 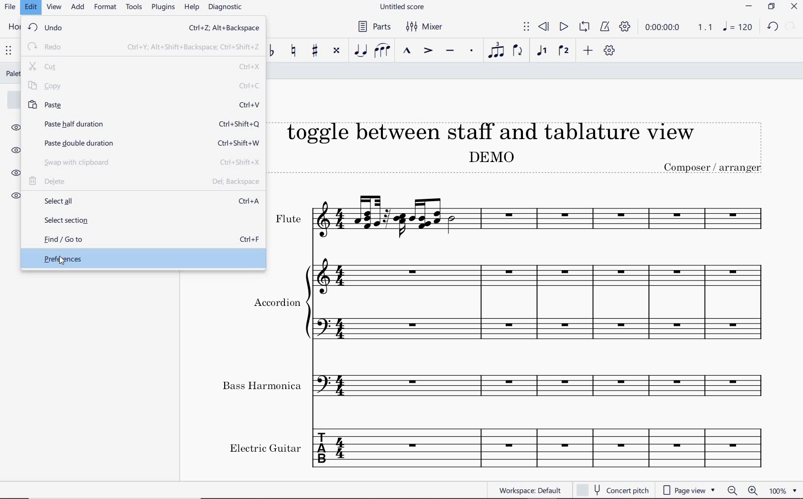 I want to click on Playback speed, so click(x=706, y=28).